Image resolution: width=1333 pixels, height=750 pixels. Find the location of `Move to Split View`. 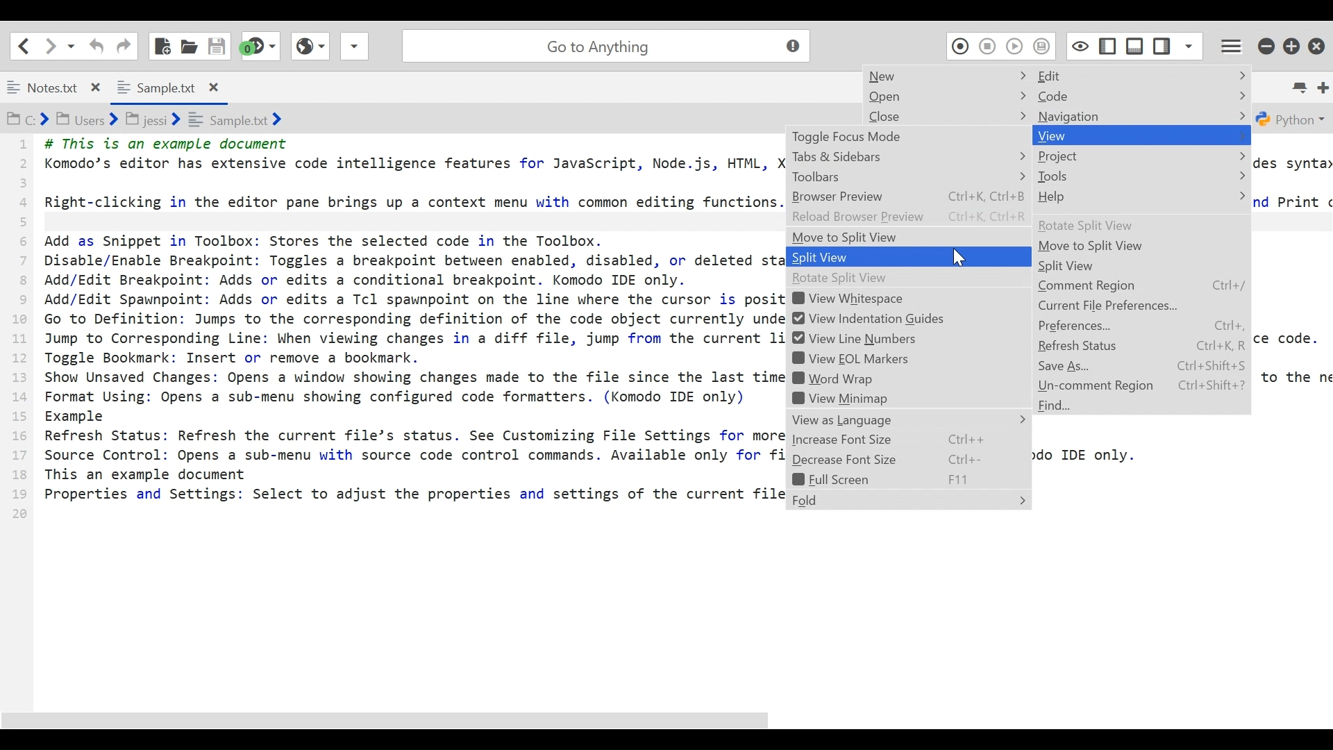

Move to Split View is located at coordinates (1141, 247).